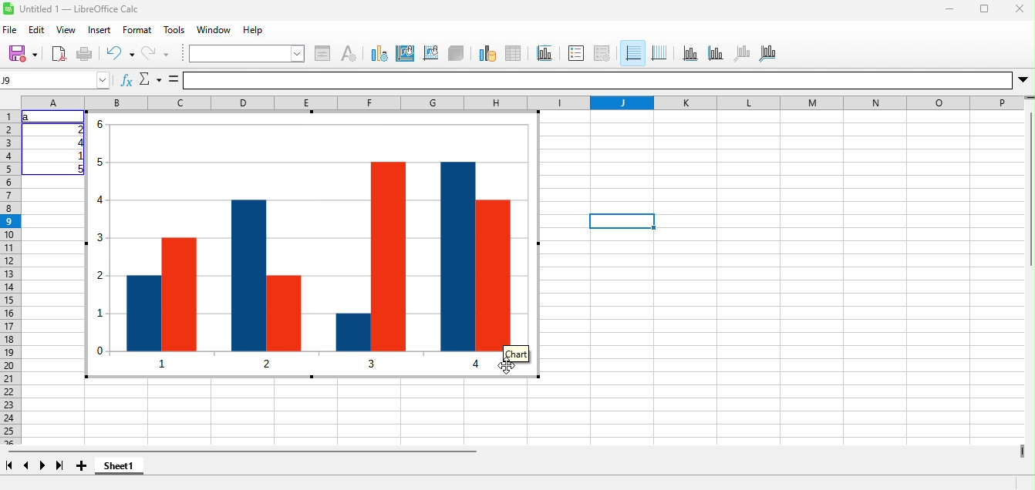  What do you see at coordinates (254, 31) in the screenshot?
I see `help` at bounding box center [254, 31].